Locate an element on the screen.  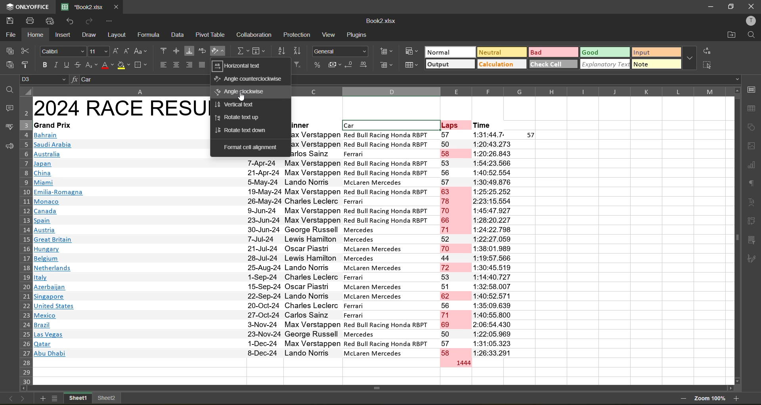
file is located at coordinates (10, 34).